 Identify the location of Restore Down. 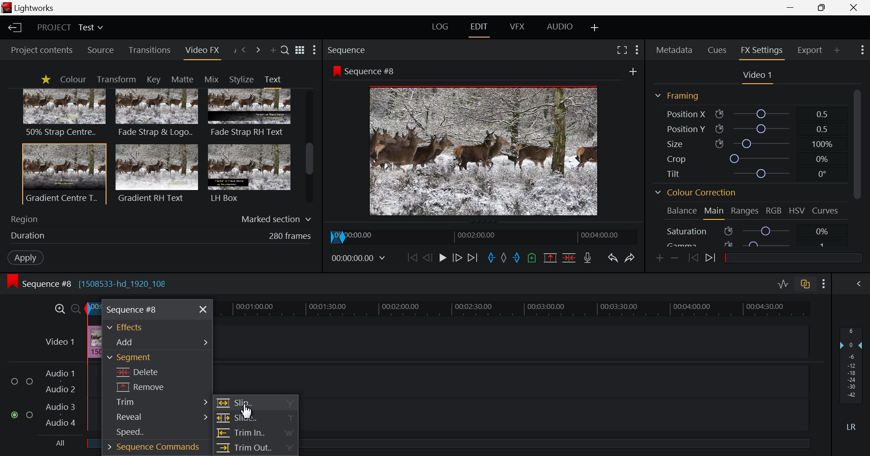
(792, 8).